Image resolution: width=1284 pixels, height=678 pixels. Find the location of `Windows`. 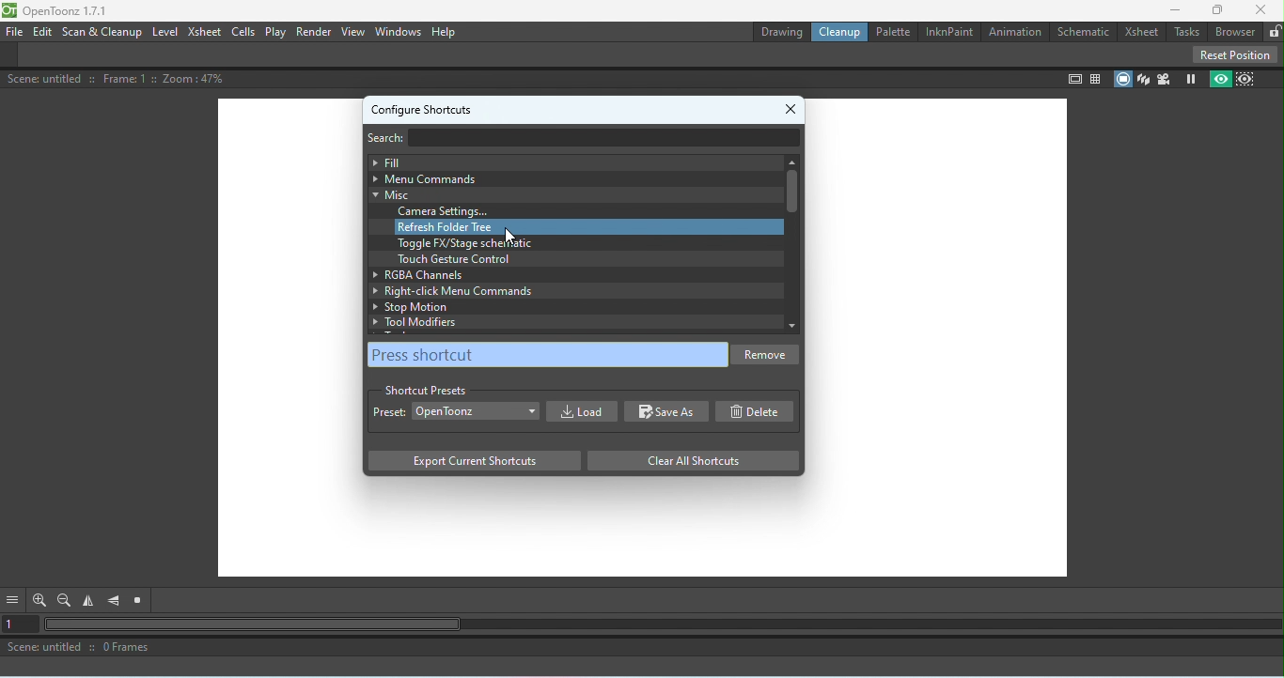

Windows is located at coordinates (399, 31).